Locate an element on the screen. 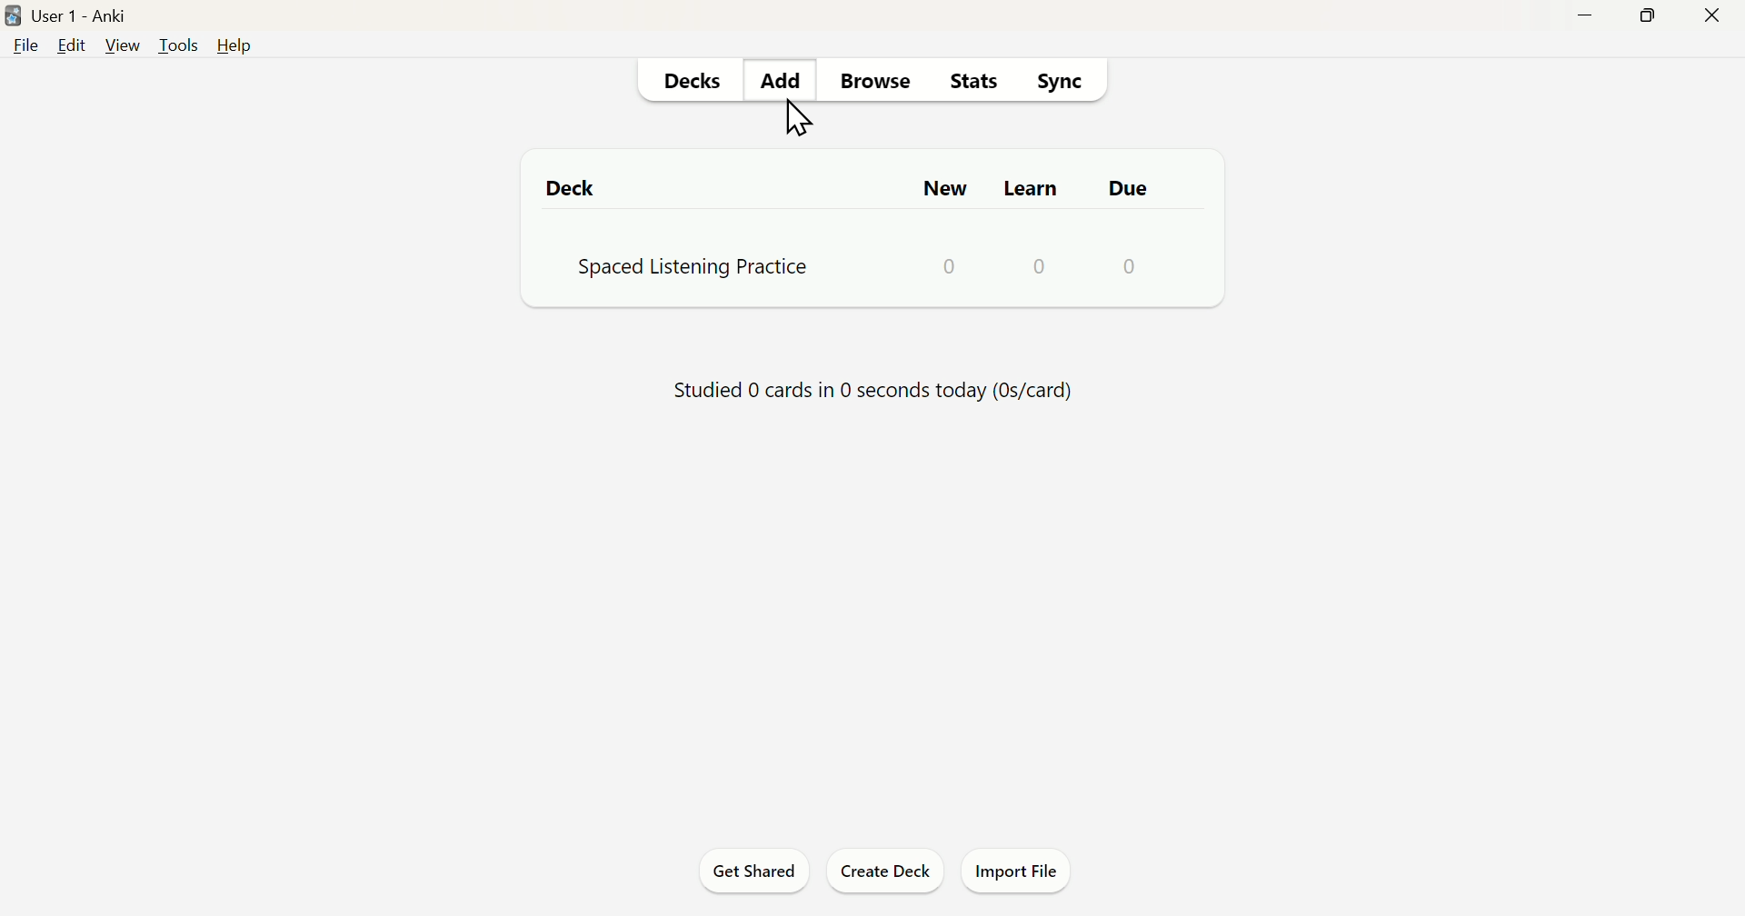 This screenshot has height=916, width=1745. View is located at coordinates (120, 46).